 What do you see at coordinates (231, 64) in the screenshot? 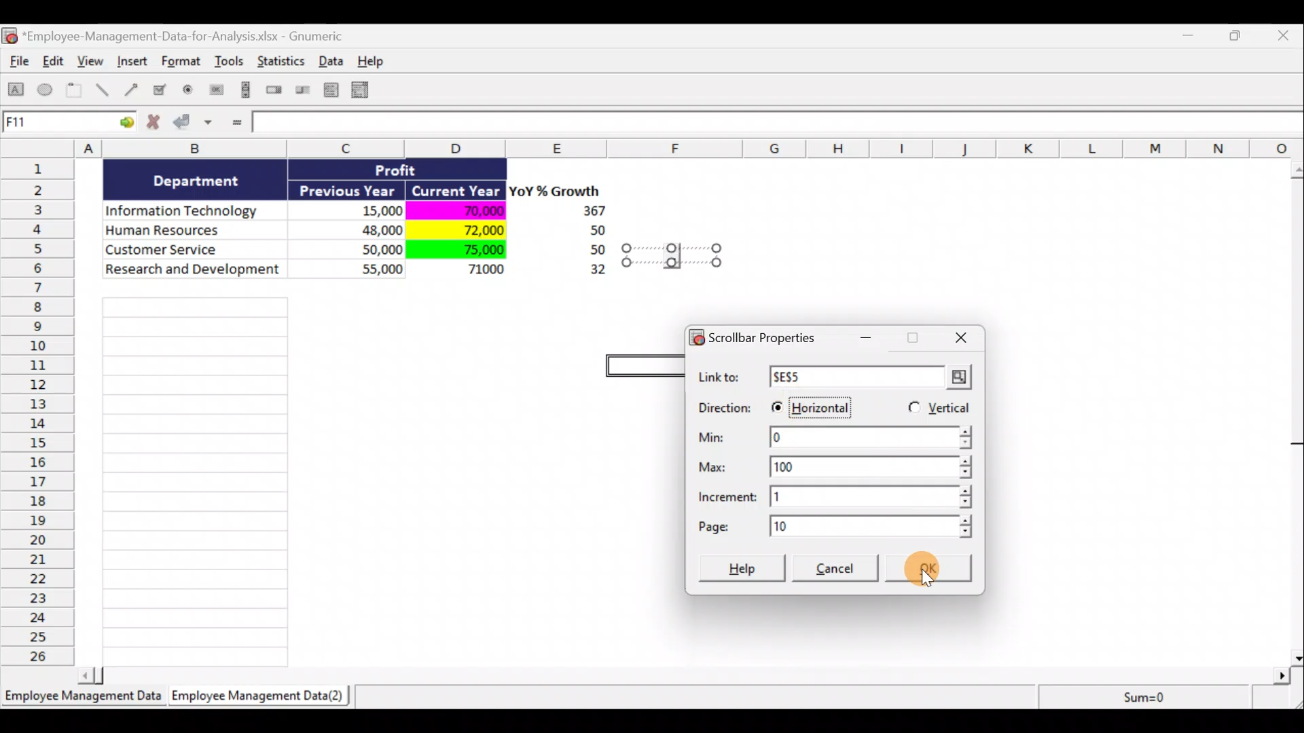
I see `Tools` at bounding box center [231, 64].